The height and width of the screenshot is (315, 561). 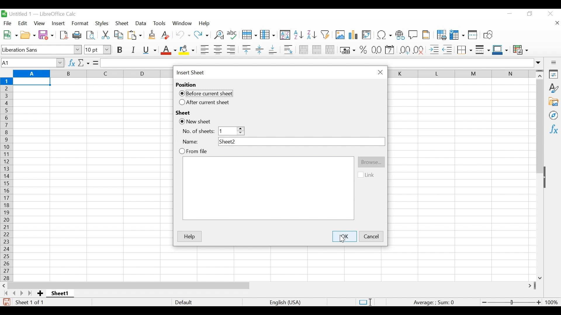 I want to click on Styles, so click(x=101, y=23).